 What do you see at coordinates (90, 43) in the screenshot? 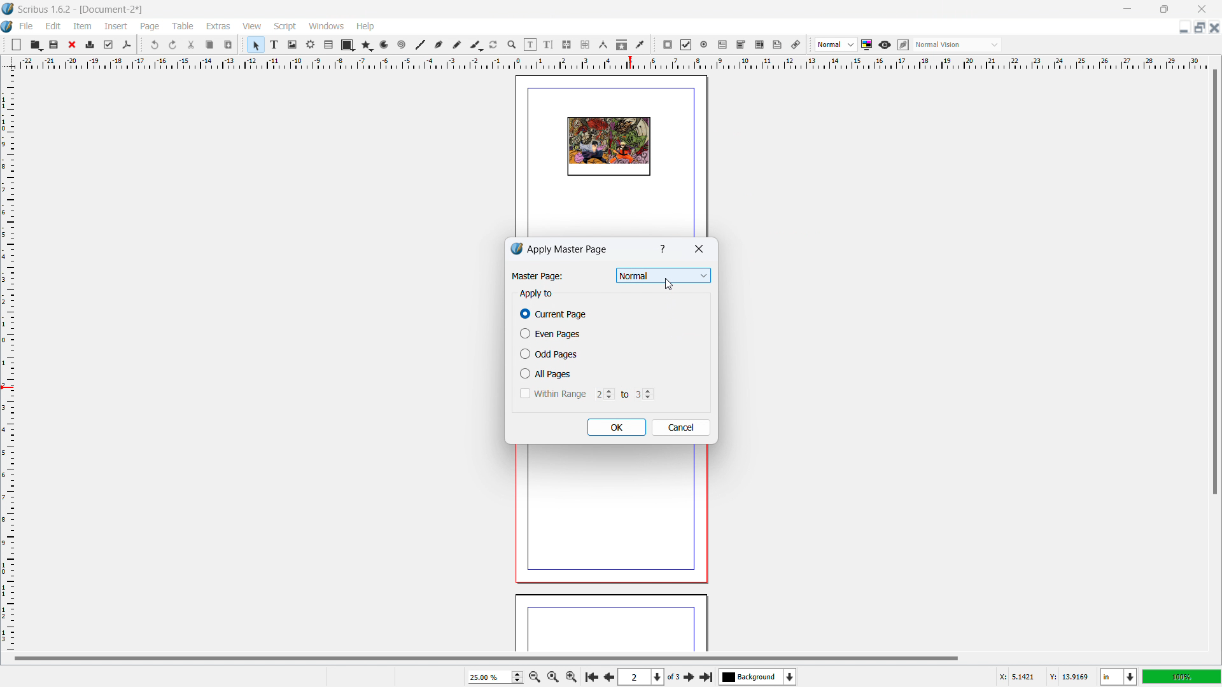
I see `print` at bounding box center [90, 43].